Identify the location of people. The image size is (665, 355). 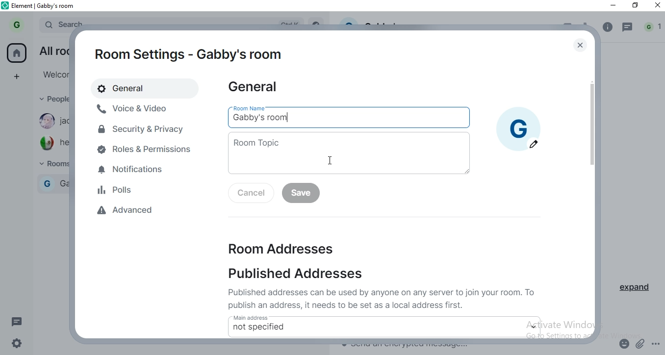
(52, 100).